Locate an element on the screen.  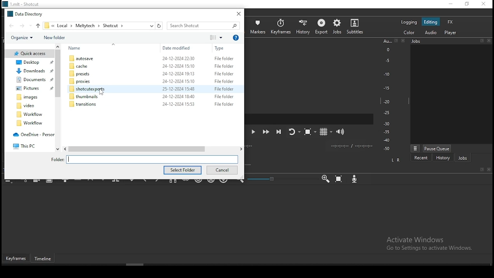
local folder is located at coordinates (29, 88).